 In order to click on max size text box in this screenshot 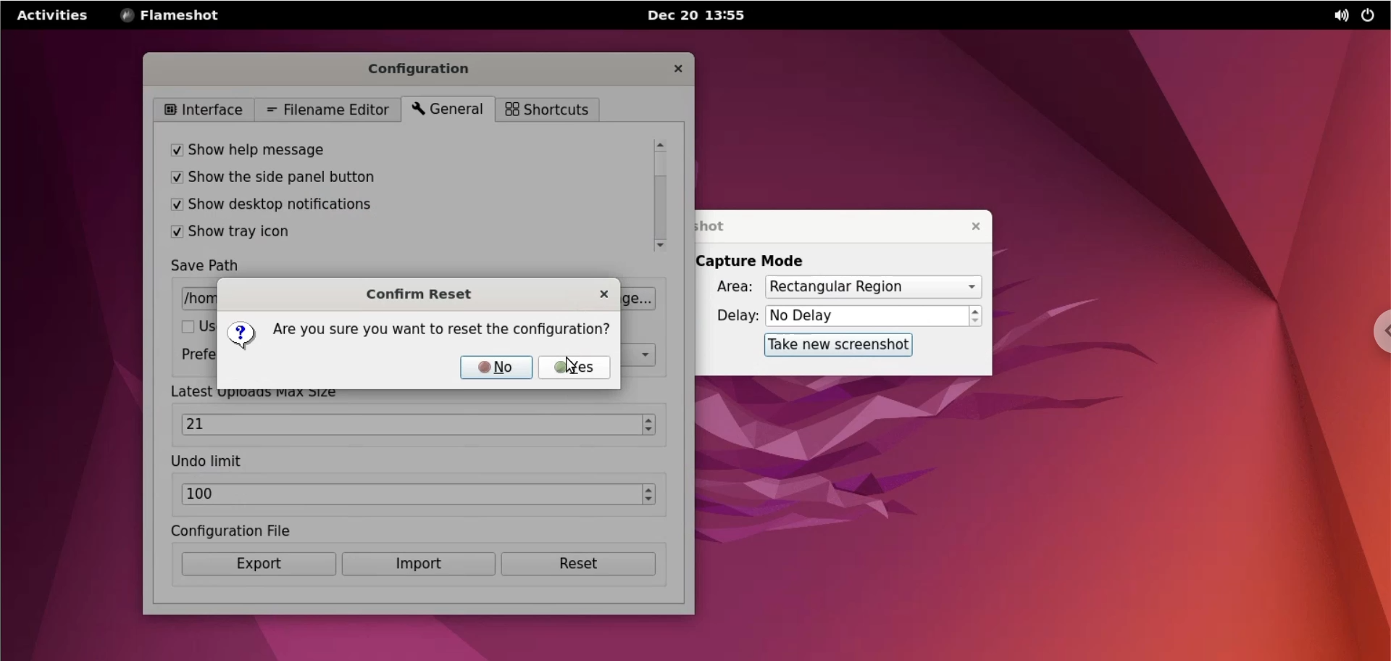, I will do `click(409, 426)`.